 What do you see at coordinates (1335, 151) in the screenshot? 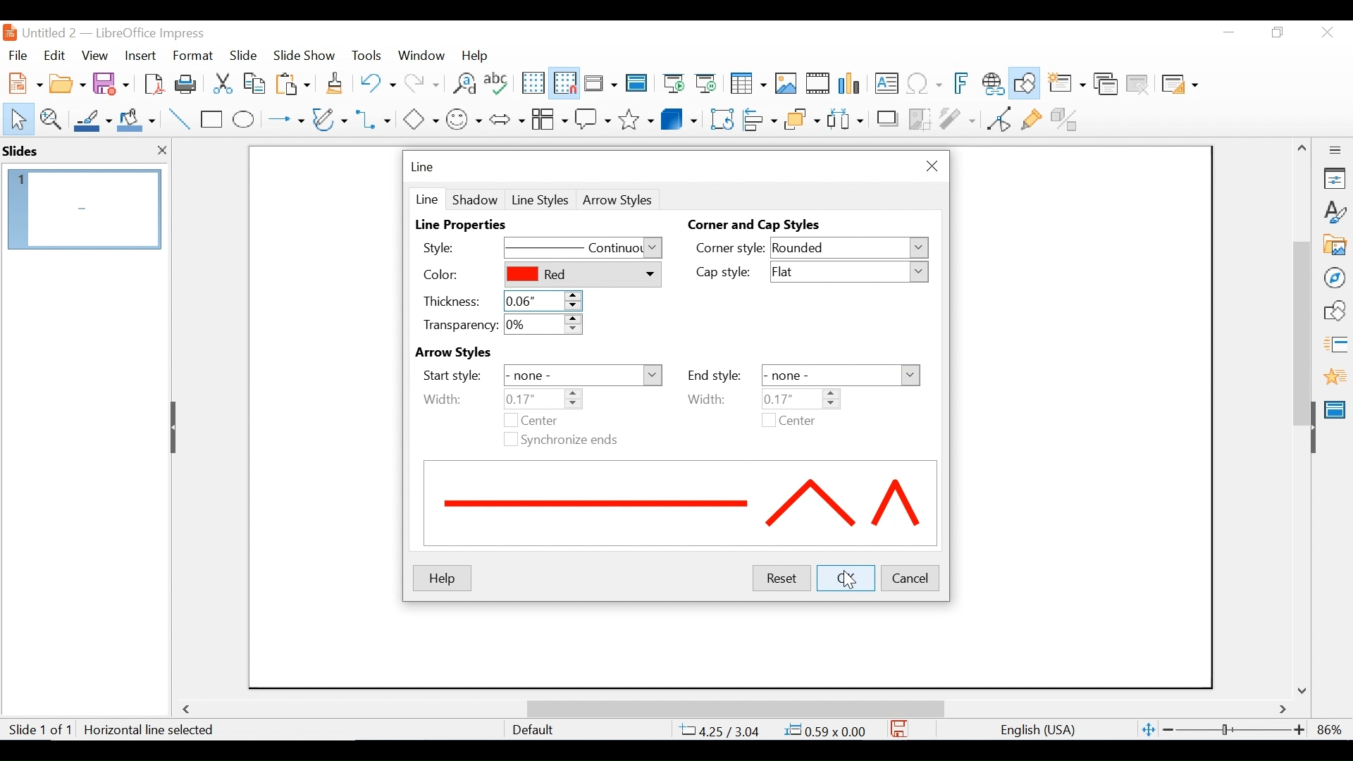
I see `Sidebar Settings` at bounding box center [1335, 151].